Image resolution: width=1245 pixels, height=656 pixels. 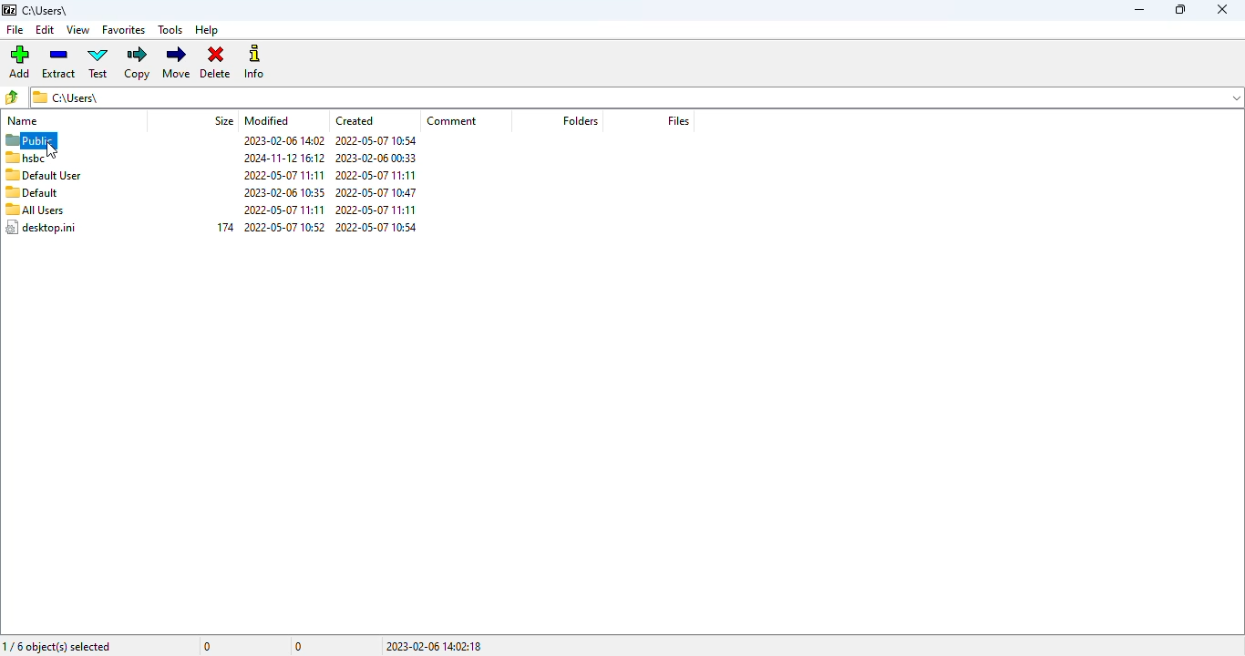 I want to click on edit, so click(x=46, y=30).